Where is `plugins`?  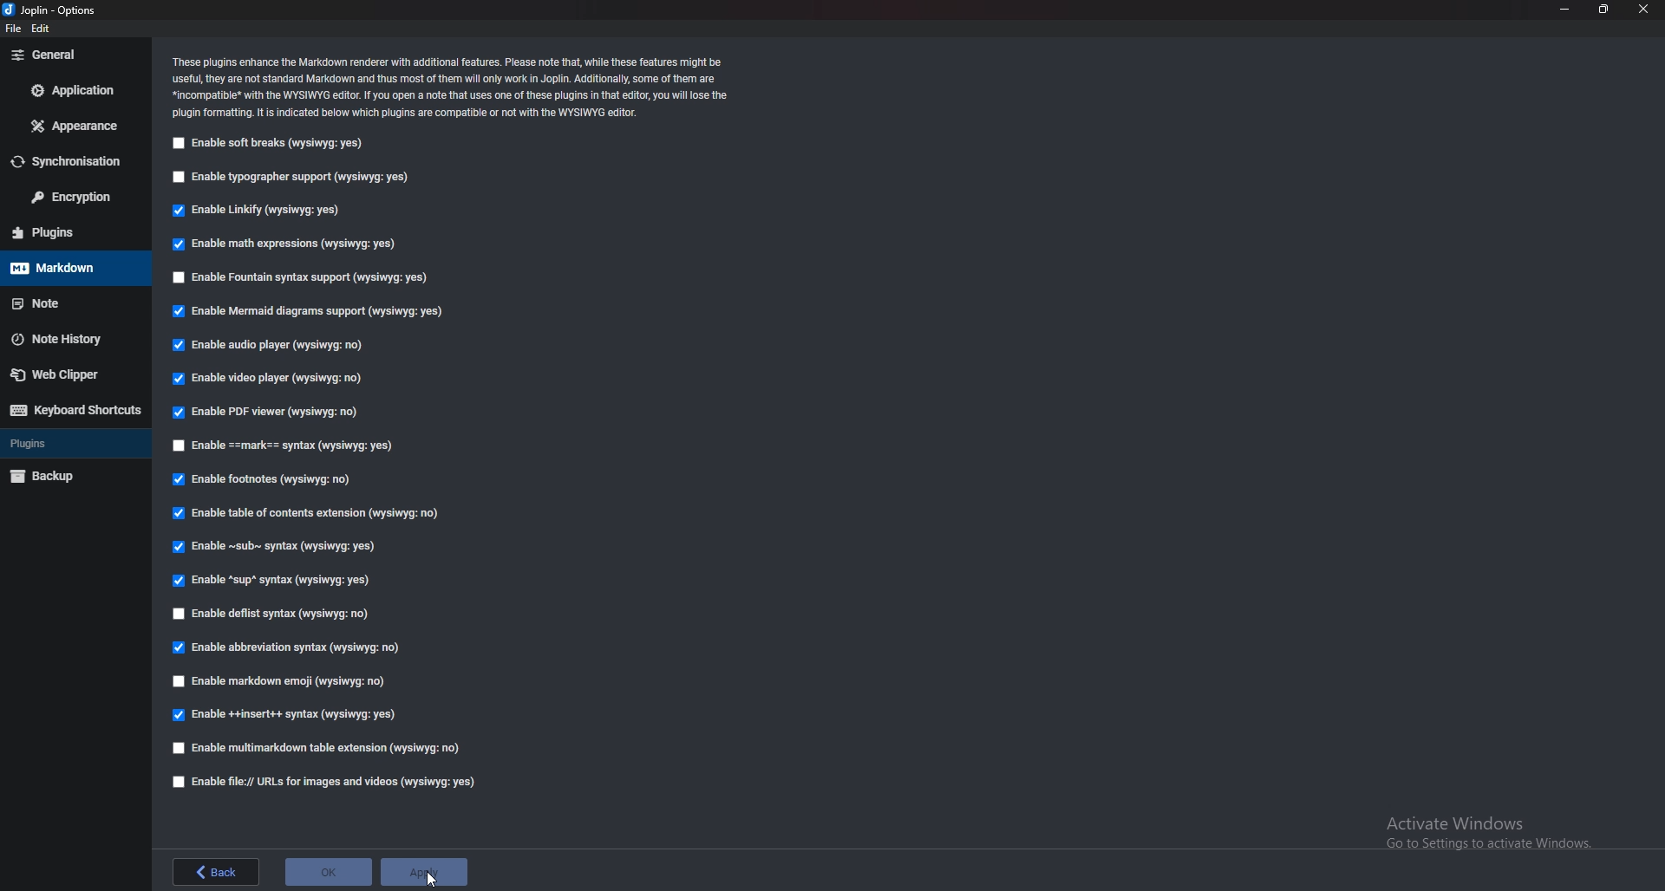
plugins is located at coordinates (72, 445).